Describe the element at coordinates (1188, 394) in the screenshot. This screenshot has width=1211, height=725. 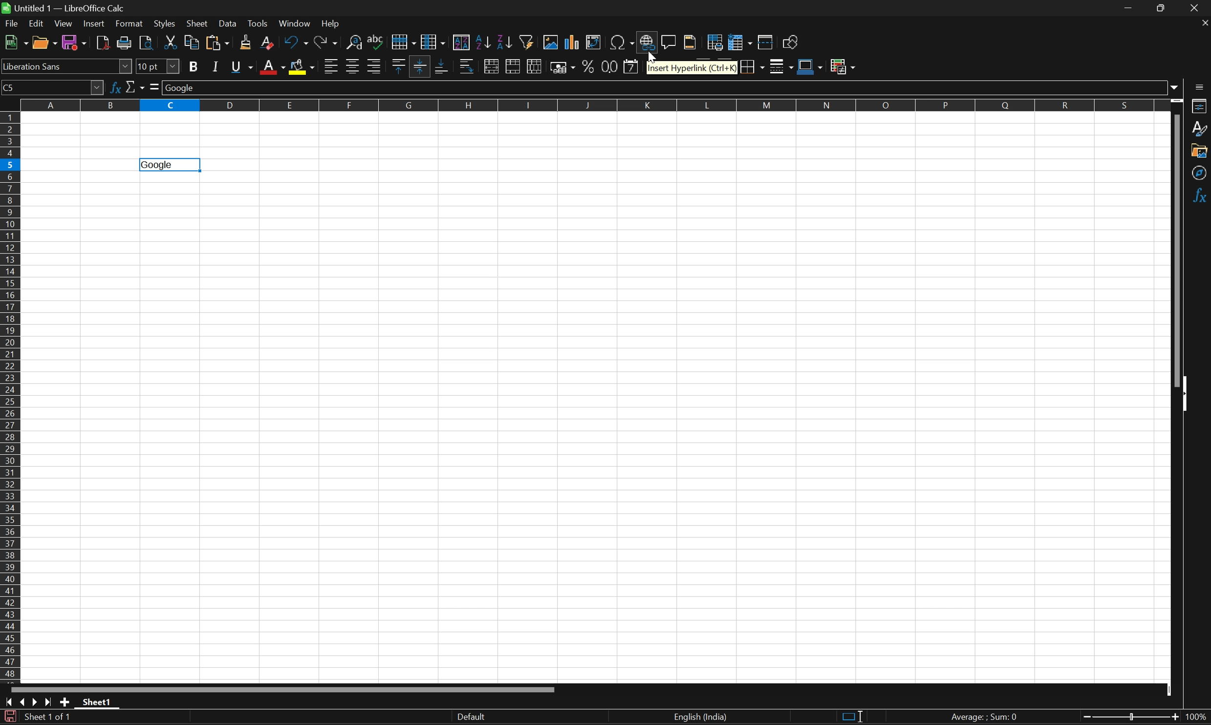
I see `Hide` at that location.